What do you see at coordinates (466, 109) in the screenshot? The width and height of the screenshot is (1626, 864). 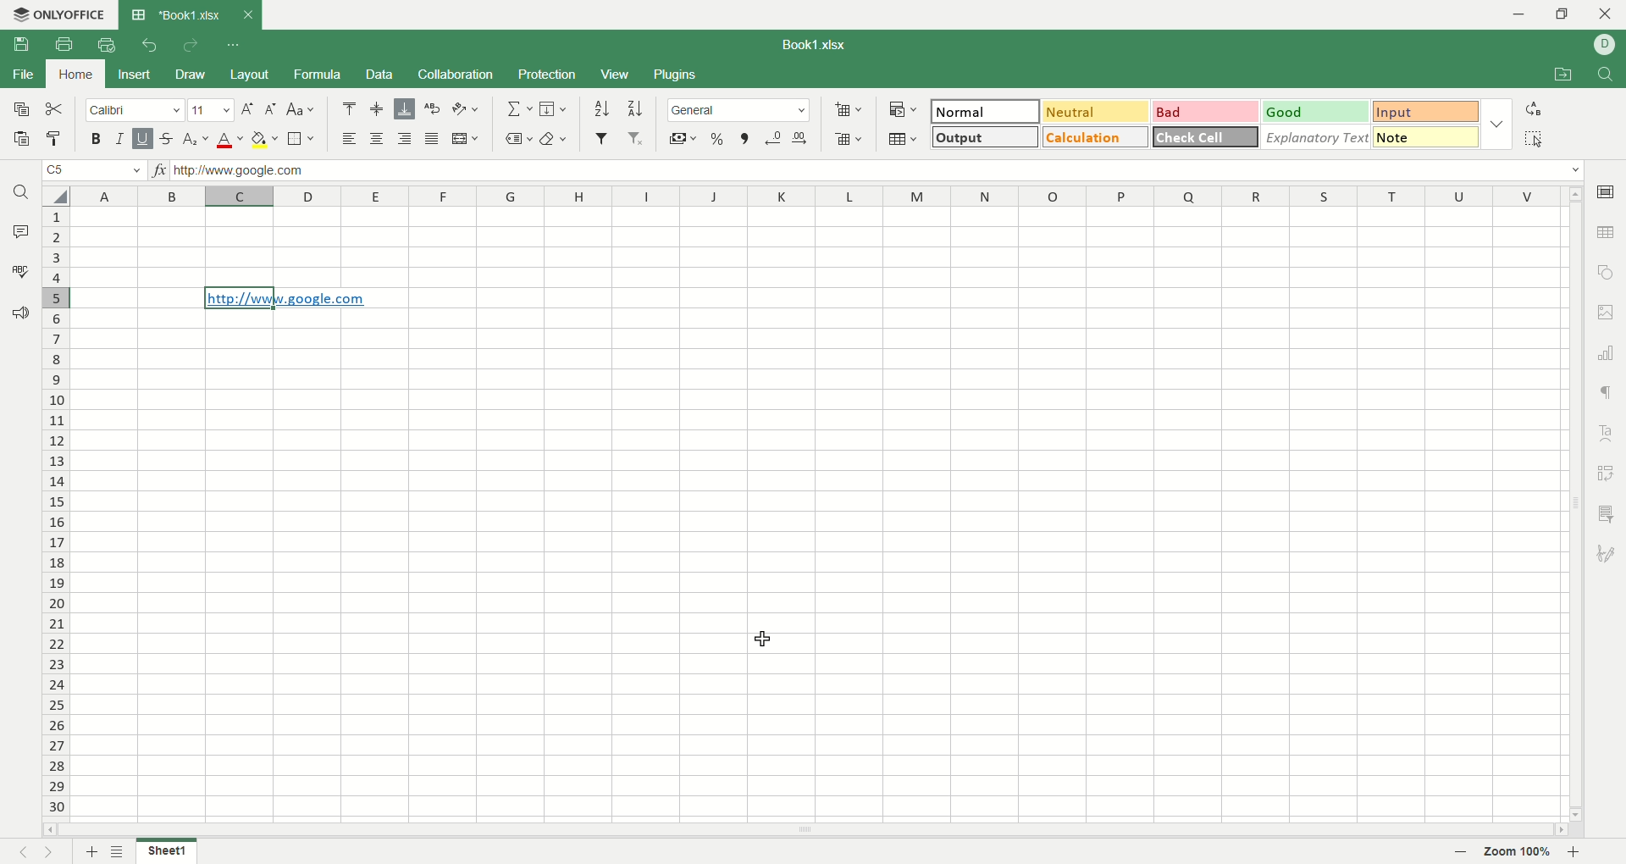 I see `orientation` at bounding box center [466, 109].